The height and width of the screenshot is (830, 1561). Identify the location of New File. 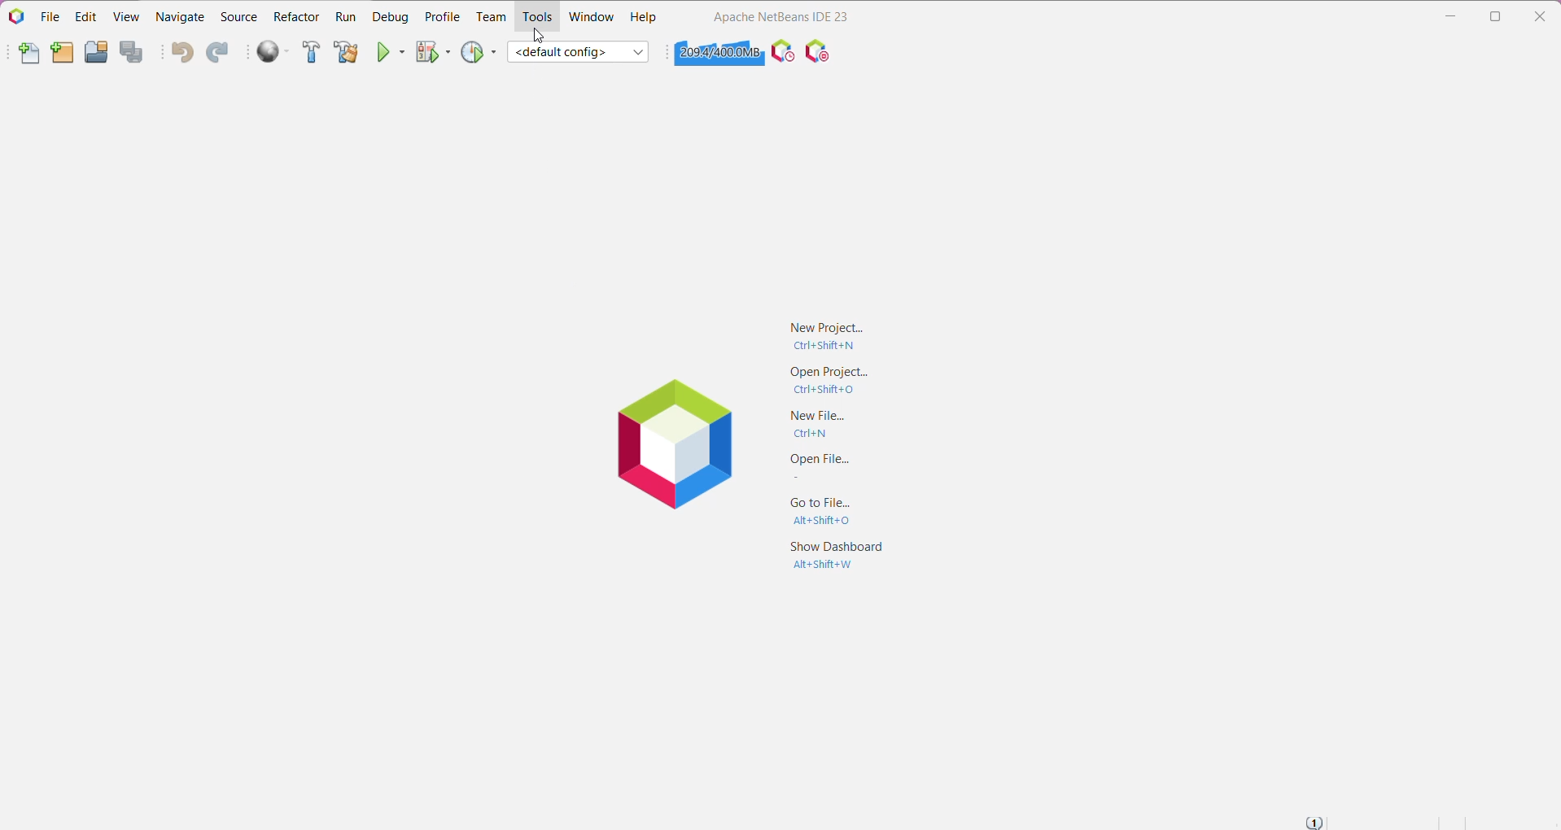
(29, 55).